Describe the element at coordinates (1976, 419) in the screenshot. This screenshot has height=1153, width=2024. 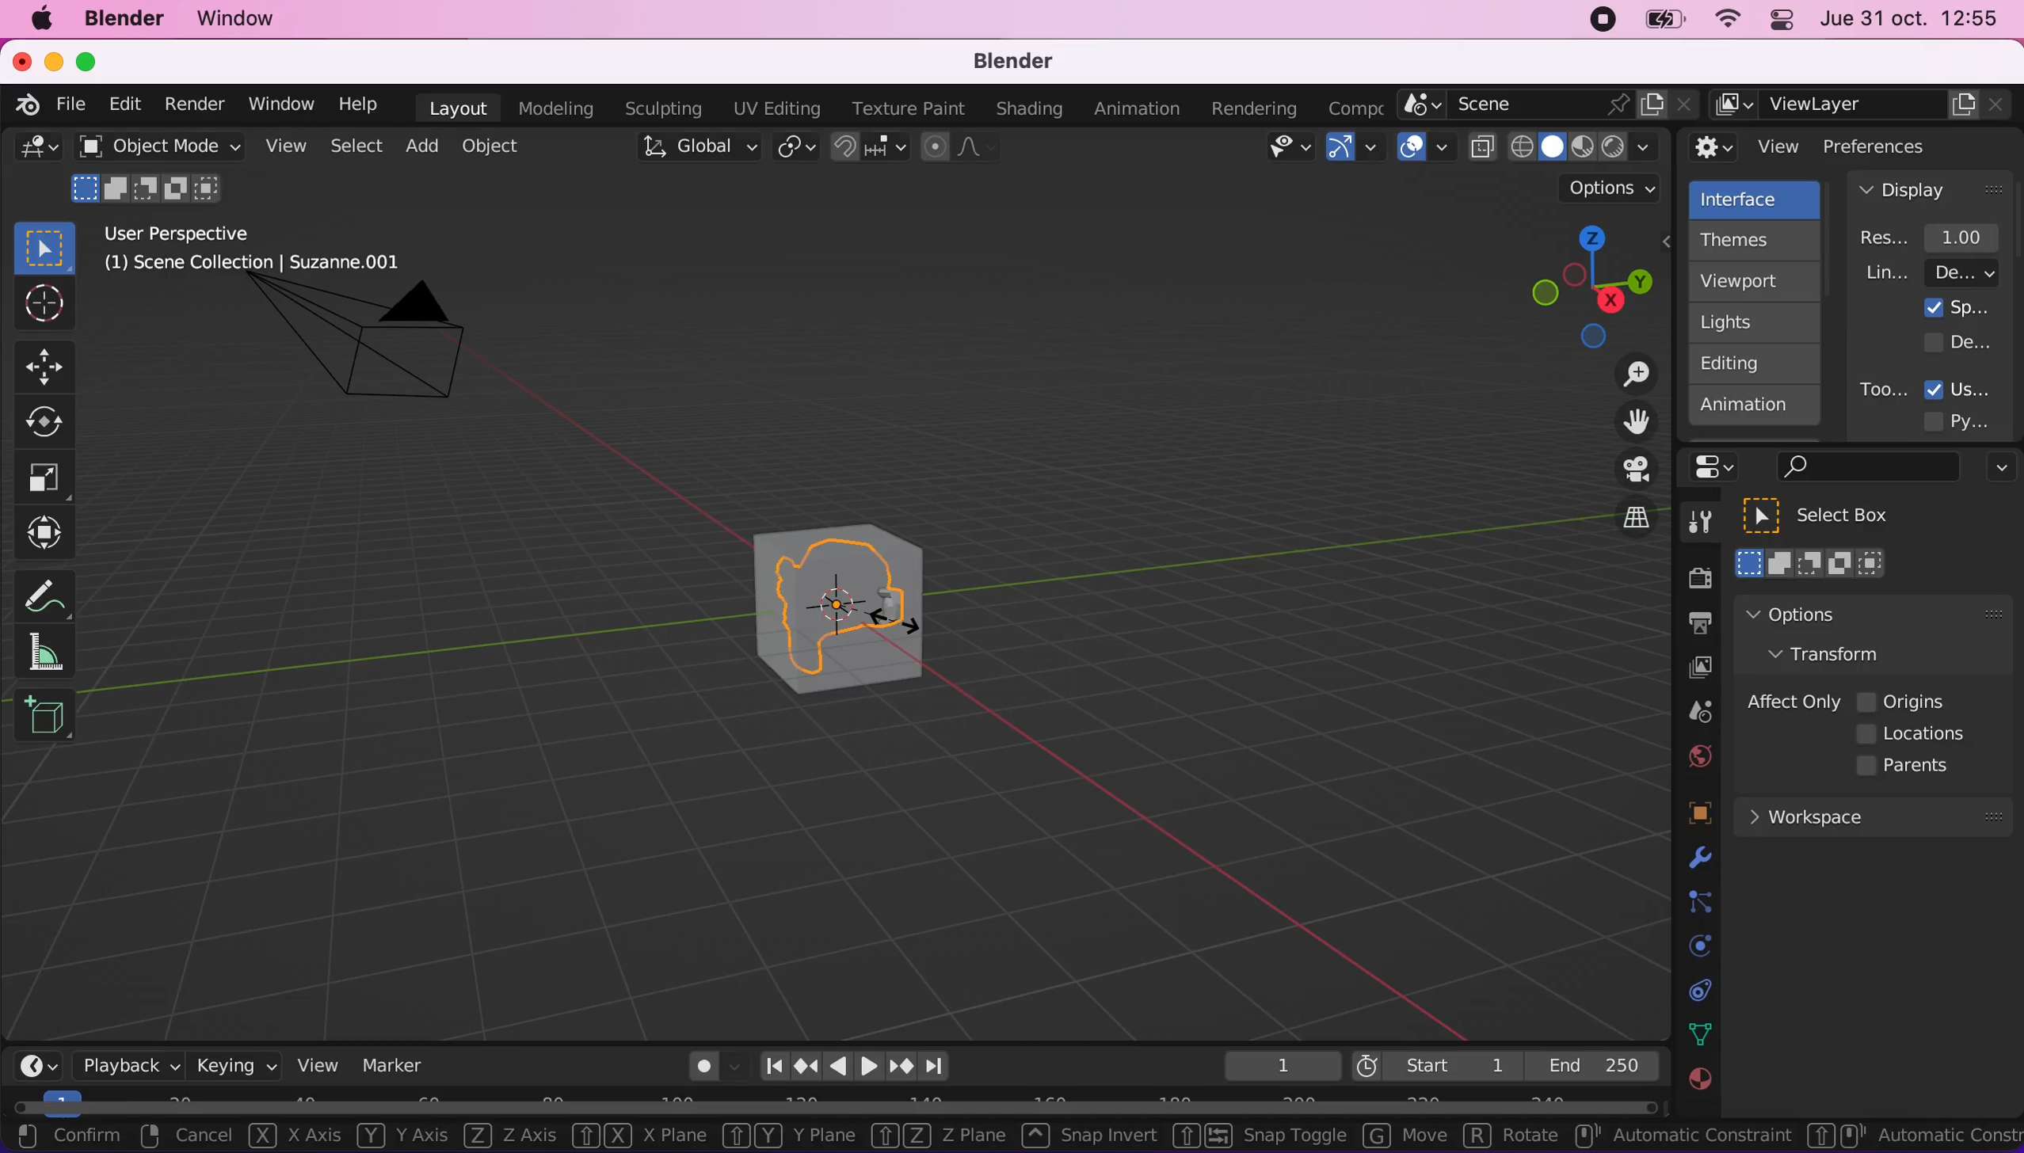
I see `python tooltips` at that location.